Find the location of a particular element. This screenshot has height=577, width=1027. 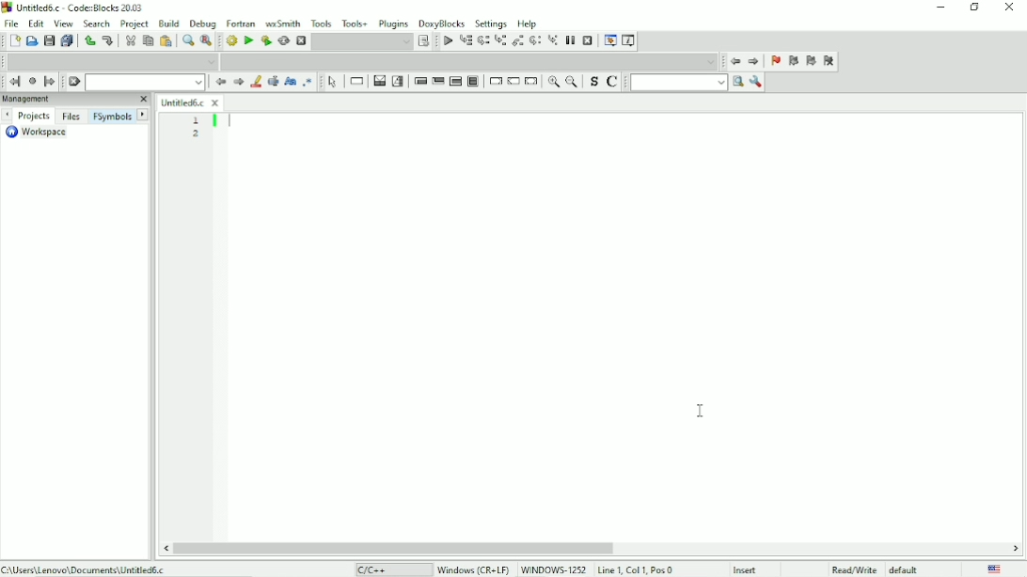

Build and run is located at coordinates (265, 40).